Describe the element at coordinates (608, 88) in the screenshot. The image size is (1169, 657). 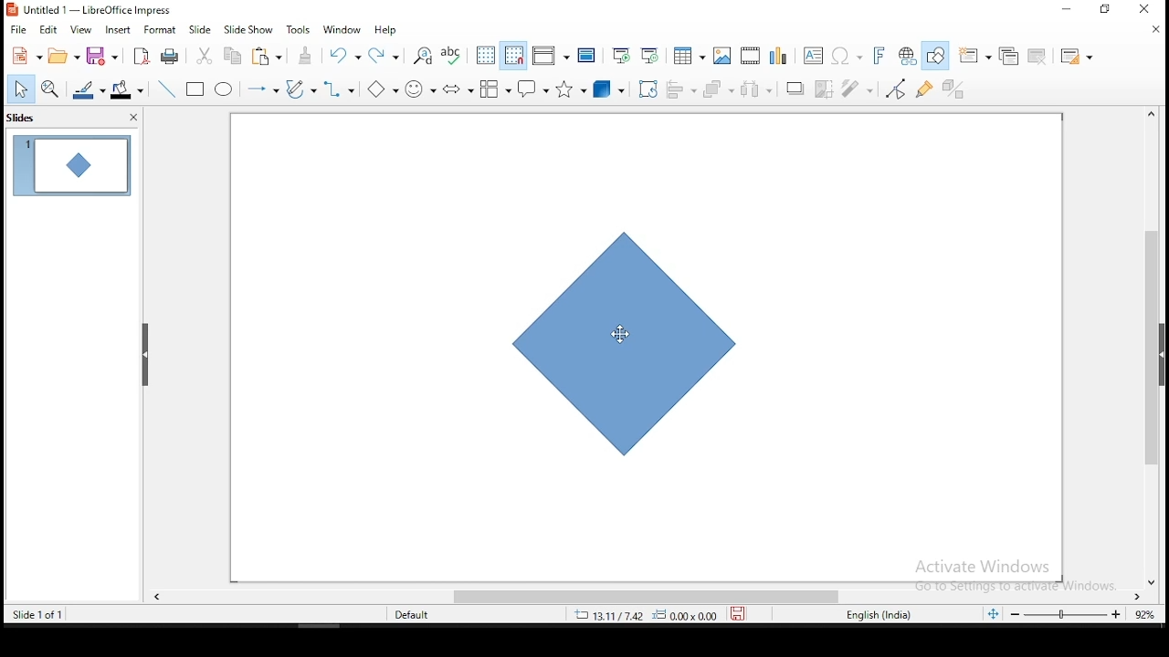
I see `3D objects` at that location.